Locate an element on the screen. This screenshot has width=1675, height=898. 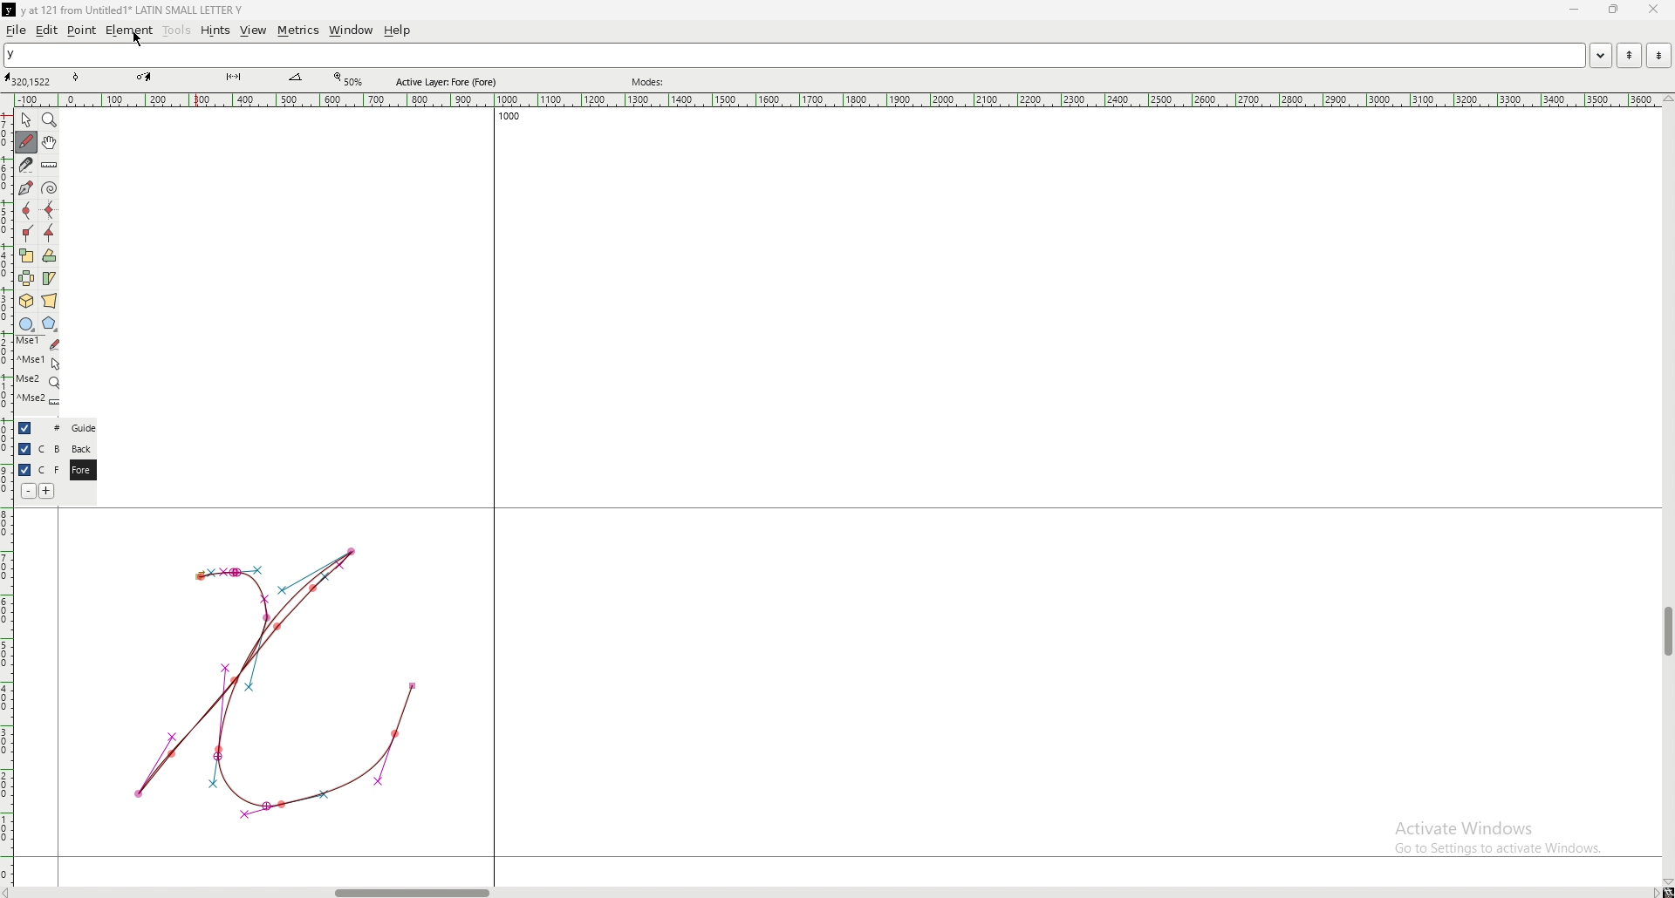
pen tool is located at coordinates (144, 77).